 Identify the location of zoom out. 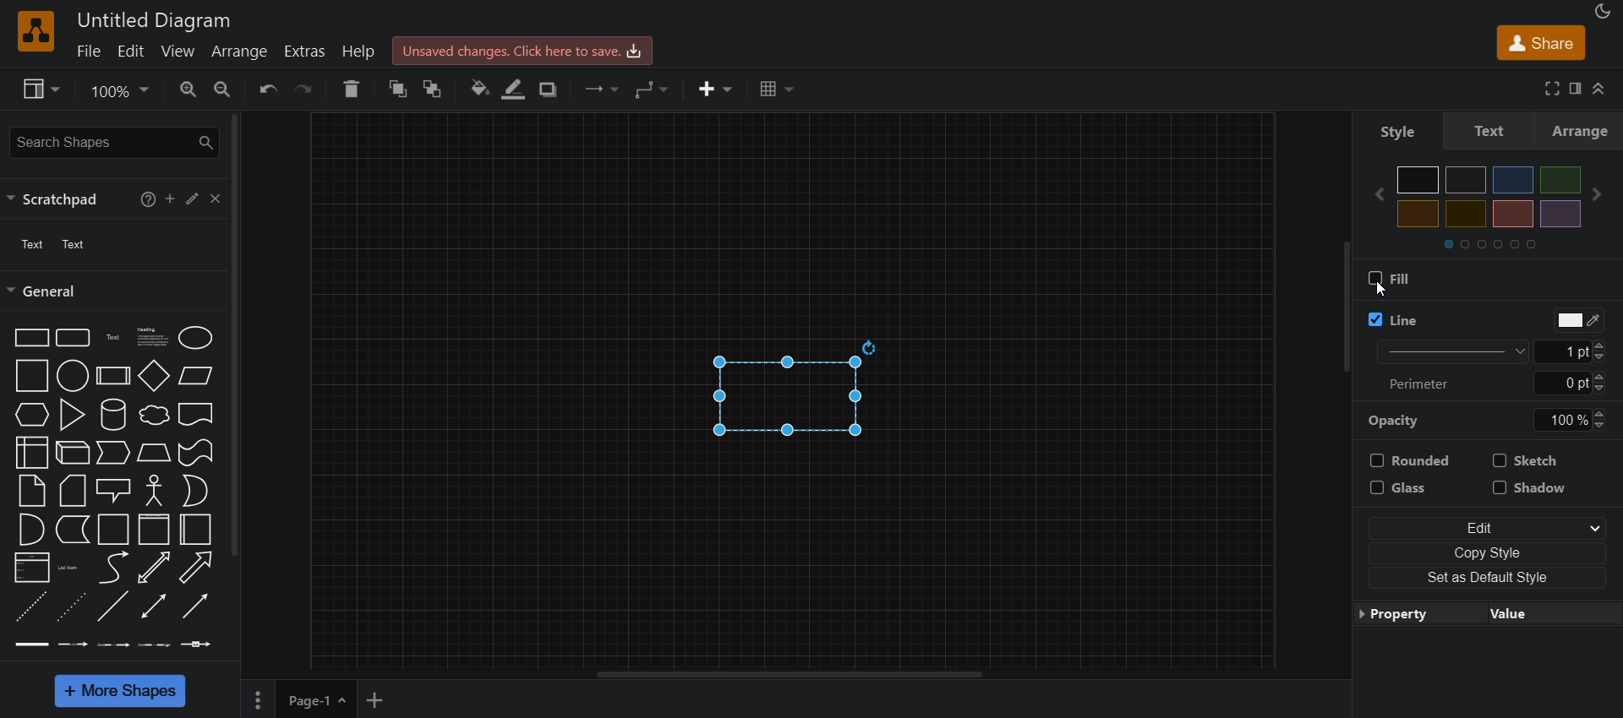
(225, 88).